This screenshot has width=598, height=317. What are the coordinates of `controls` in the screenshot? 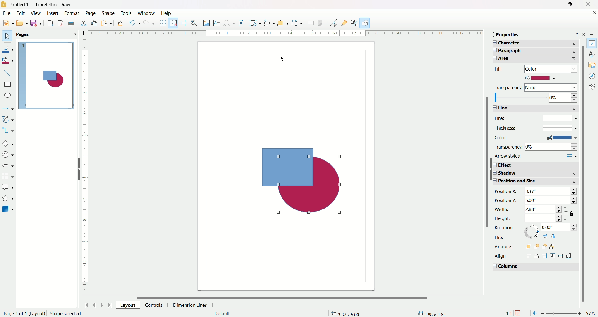 It's located at (154, 305).